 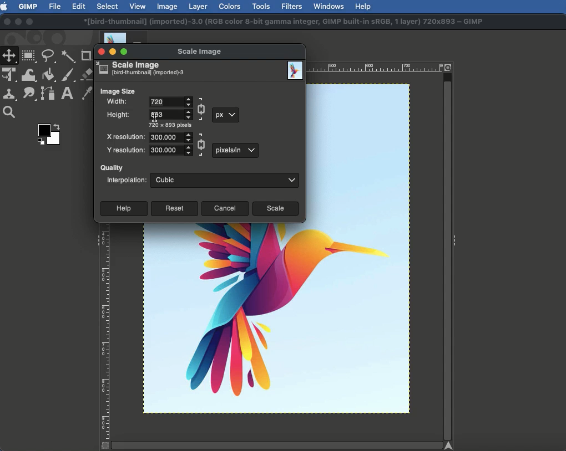 What do you see at coordinates (124, 53) in the screenshot?
I see `Maximize` at bounding box center [124, 53].